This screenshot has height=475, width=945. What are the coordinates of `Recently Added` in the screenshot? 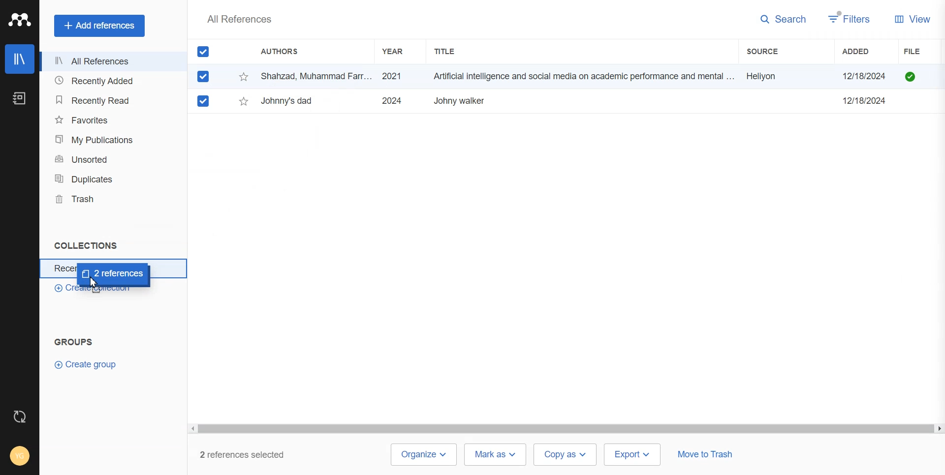 It's located at (110, 81).